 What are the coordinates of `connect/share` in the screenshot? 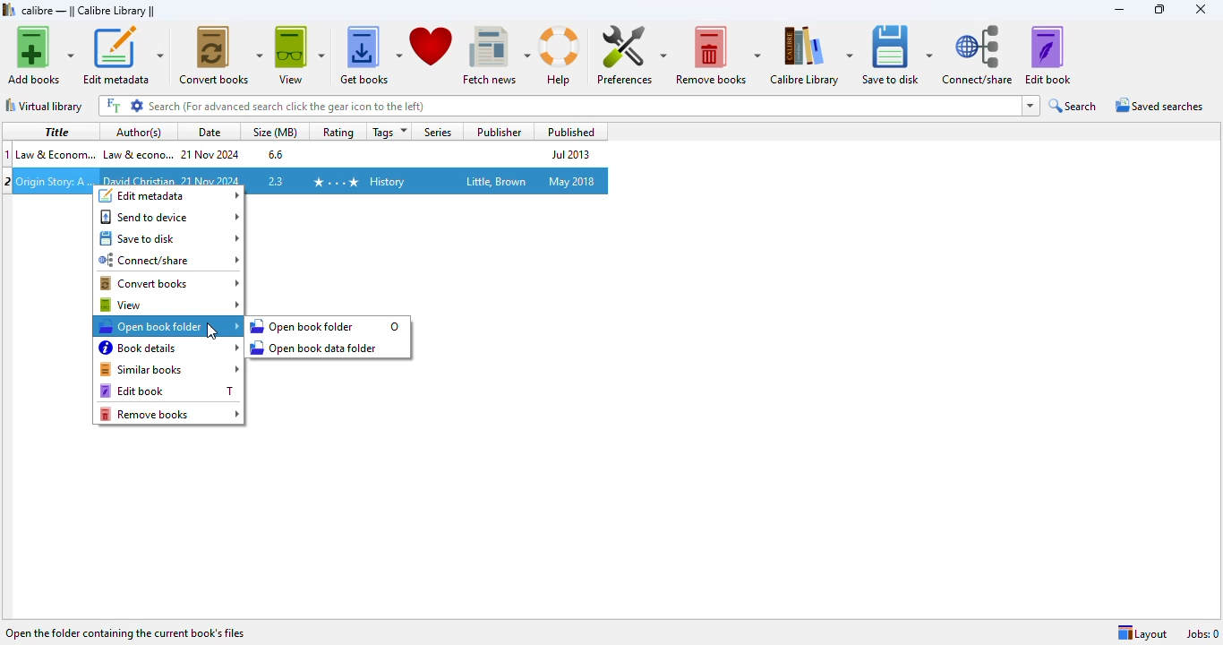 It's located at (978, 56).